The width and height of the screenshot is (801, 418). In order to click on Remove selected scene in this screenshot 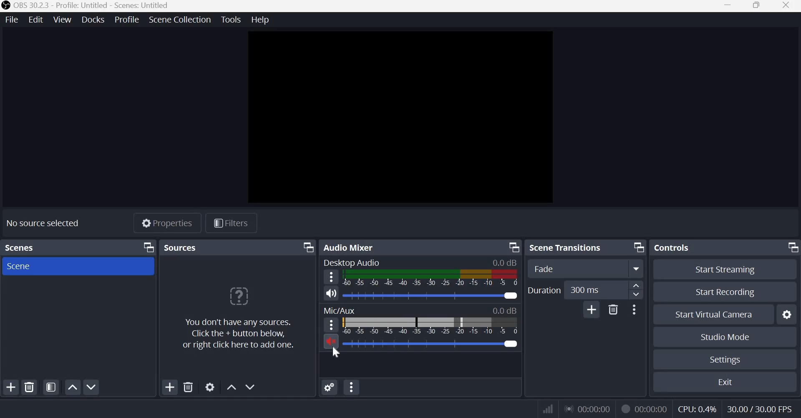, I will do `click(29, 386)`.